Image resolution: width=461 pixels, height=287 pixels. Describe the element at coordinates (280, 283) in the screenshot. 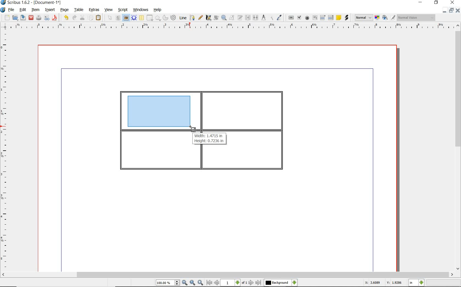

I see `select the current layer` at that location.